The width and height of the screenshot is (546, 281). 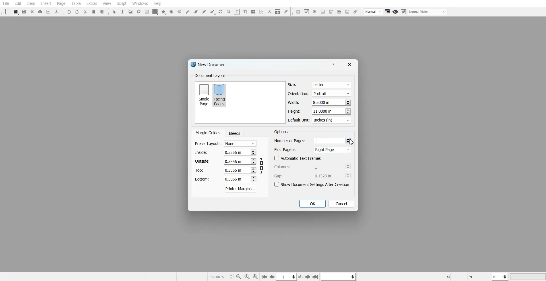 What do you see at coordinates (500, 276) in the screenshot?
I see `Measurement in Inches` at bounding box center [500, 276].